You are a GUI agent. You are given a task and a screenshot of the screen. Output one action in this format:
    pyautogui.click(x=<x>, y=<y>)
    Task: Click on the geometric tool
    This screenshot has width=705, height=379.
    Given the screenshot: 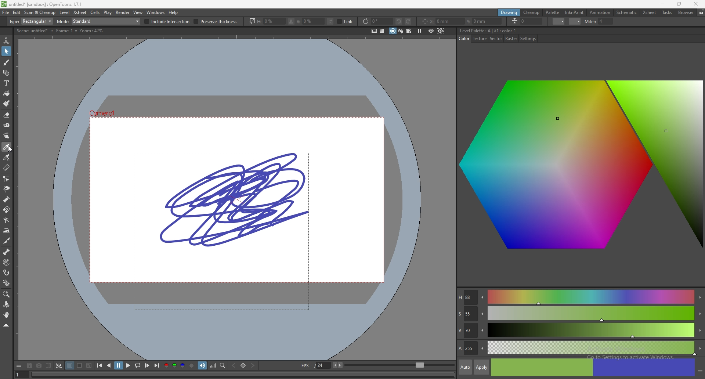 What is the action you would take?
    pyautogui.click(x=6, y=72)
    